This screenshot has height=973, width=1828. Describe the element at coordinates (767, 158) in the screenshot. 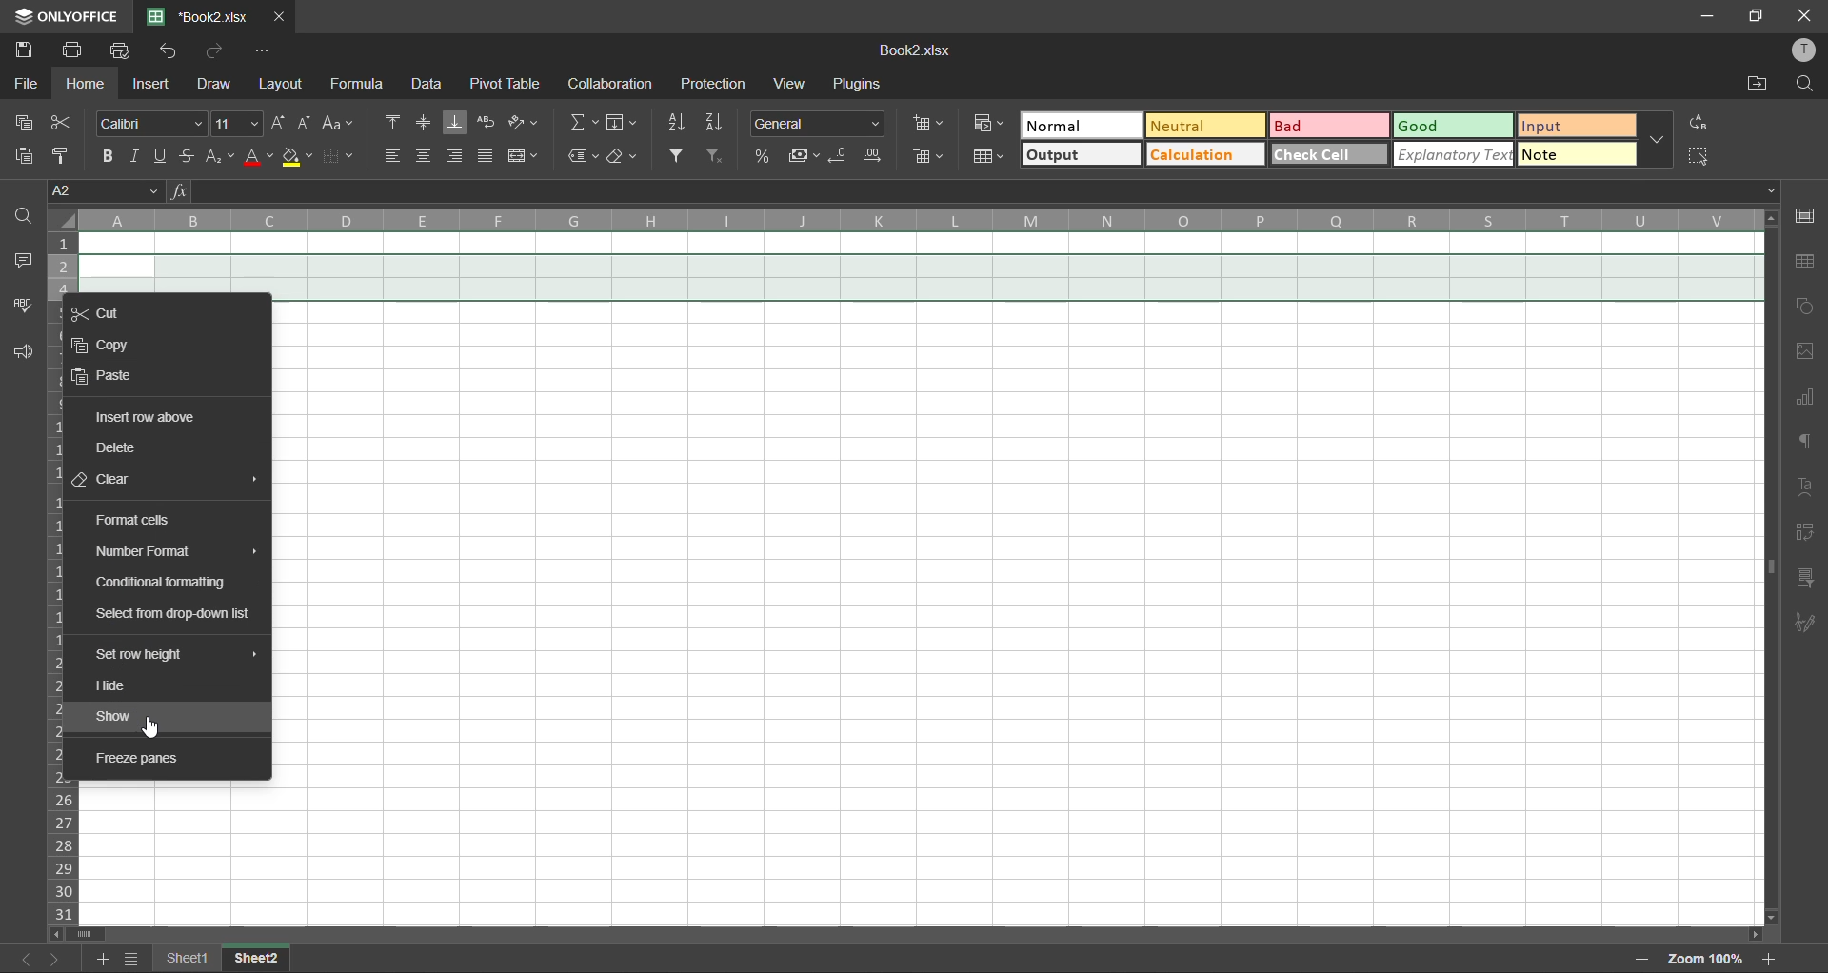

I see `percent` at that location.